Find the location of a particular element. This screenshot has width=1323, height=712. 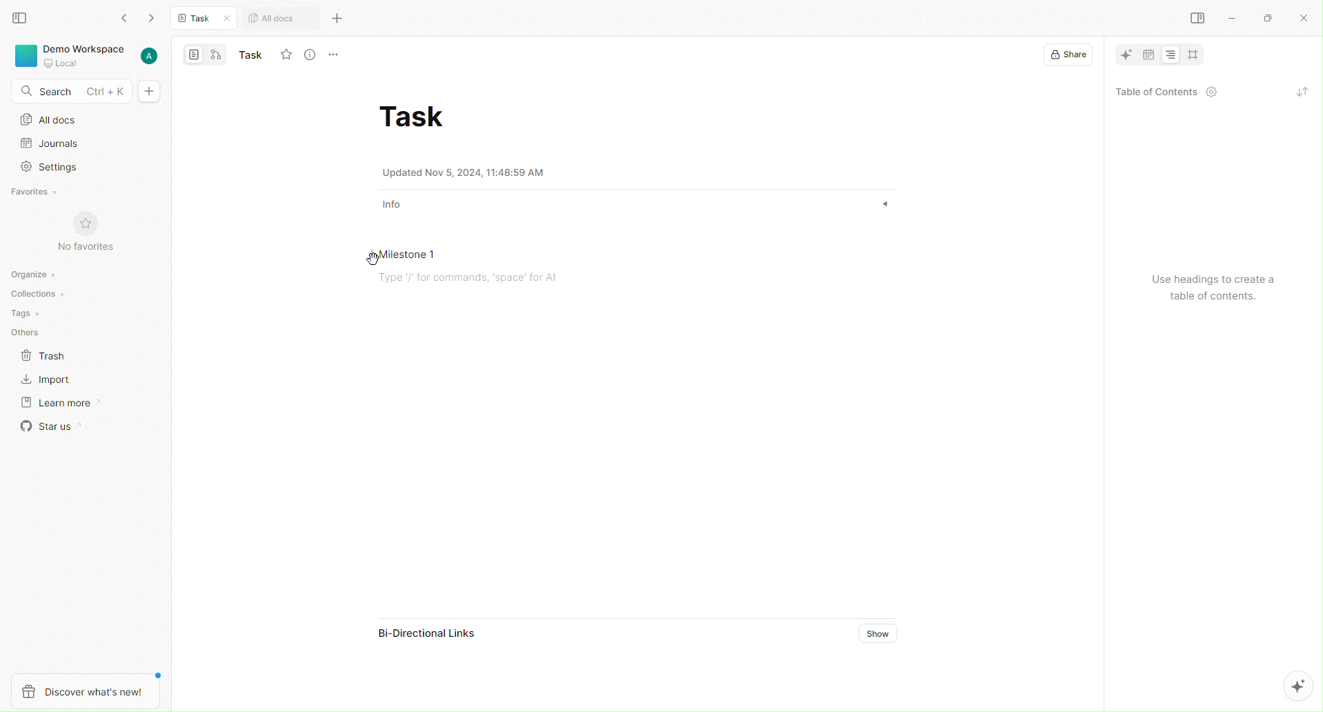

page mode is located at coordinates (193, 56).